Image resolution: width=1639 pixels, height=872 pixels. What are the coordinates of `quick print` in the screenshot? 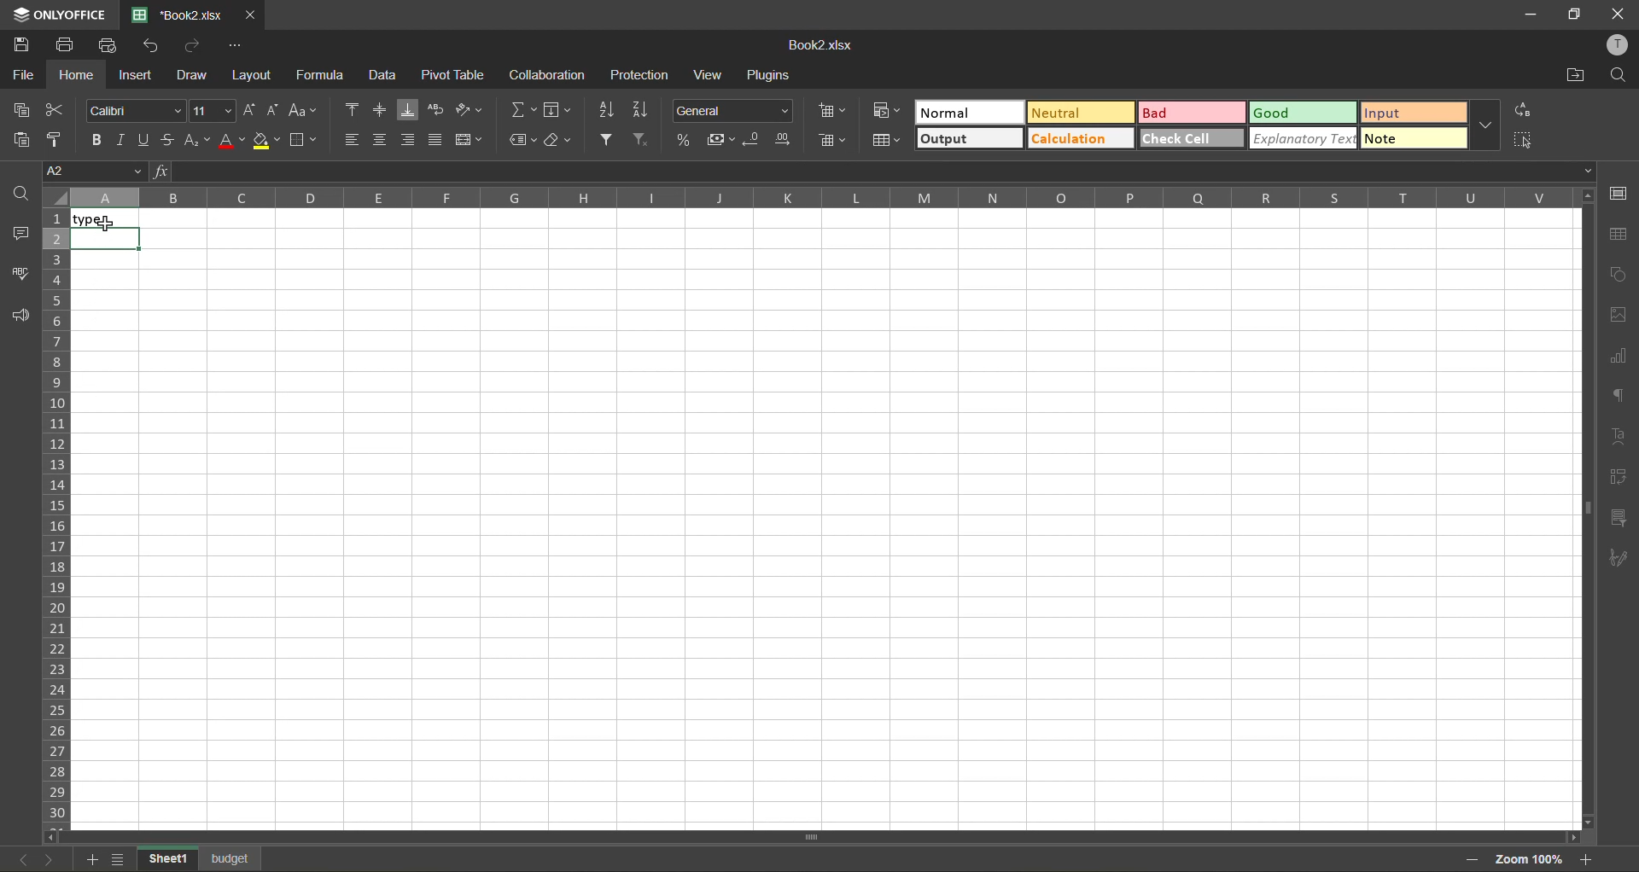 It's located at (112, 45).